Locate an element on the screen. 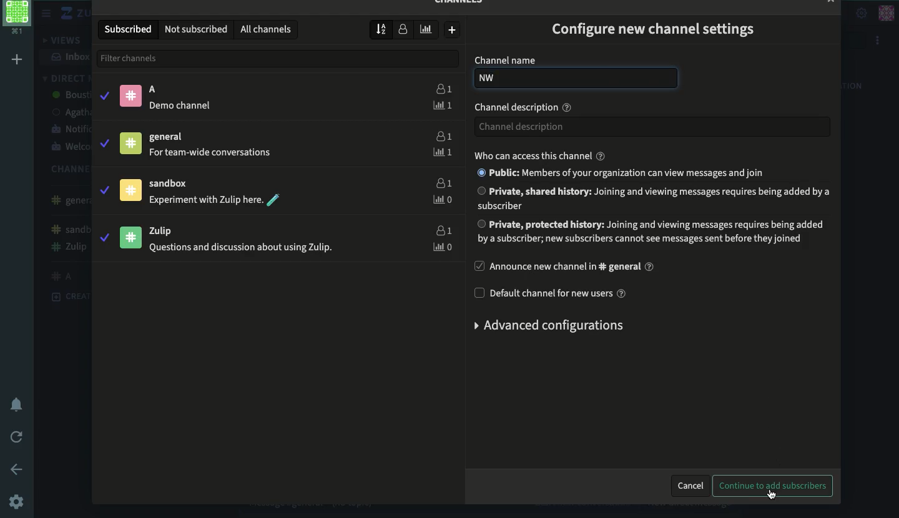 This screenshot has width=899, height=518. channel description  is located at coordinates (531, 108).